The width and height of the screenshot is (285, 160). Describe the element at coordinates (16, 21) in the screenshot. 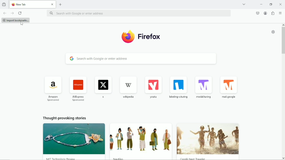

I see `Import bookmarks` at that location.